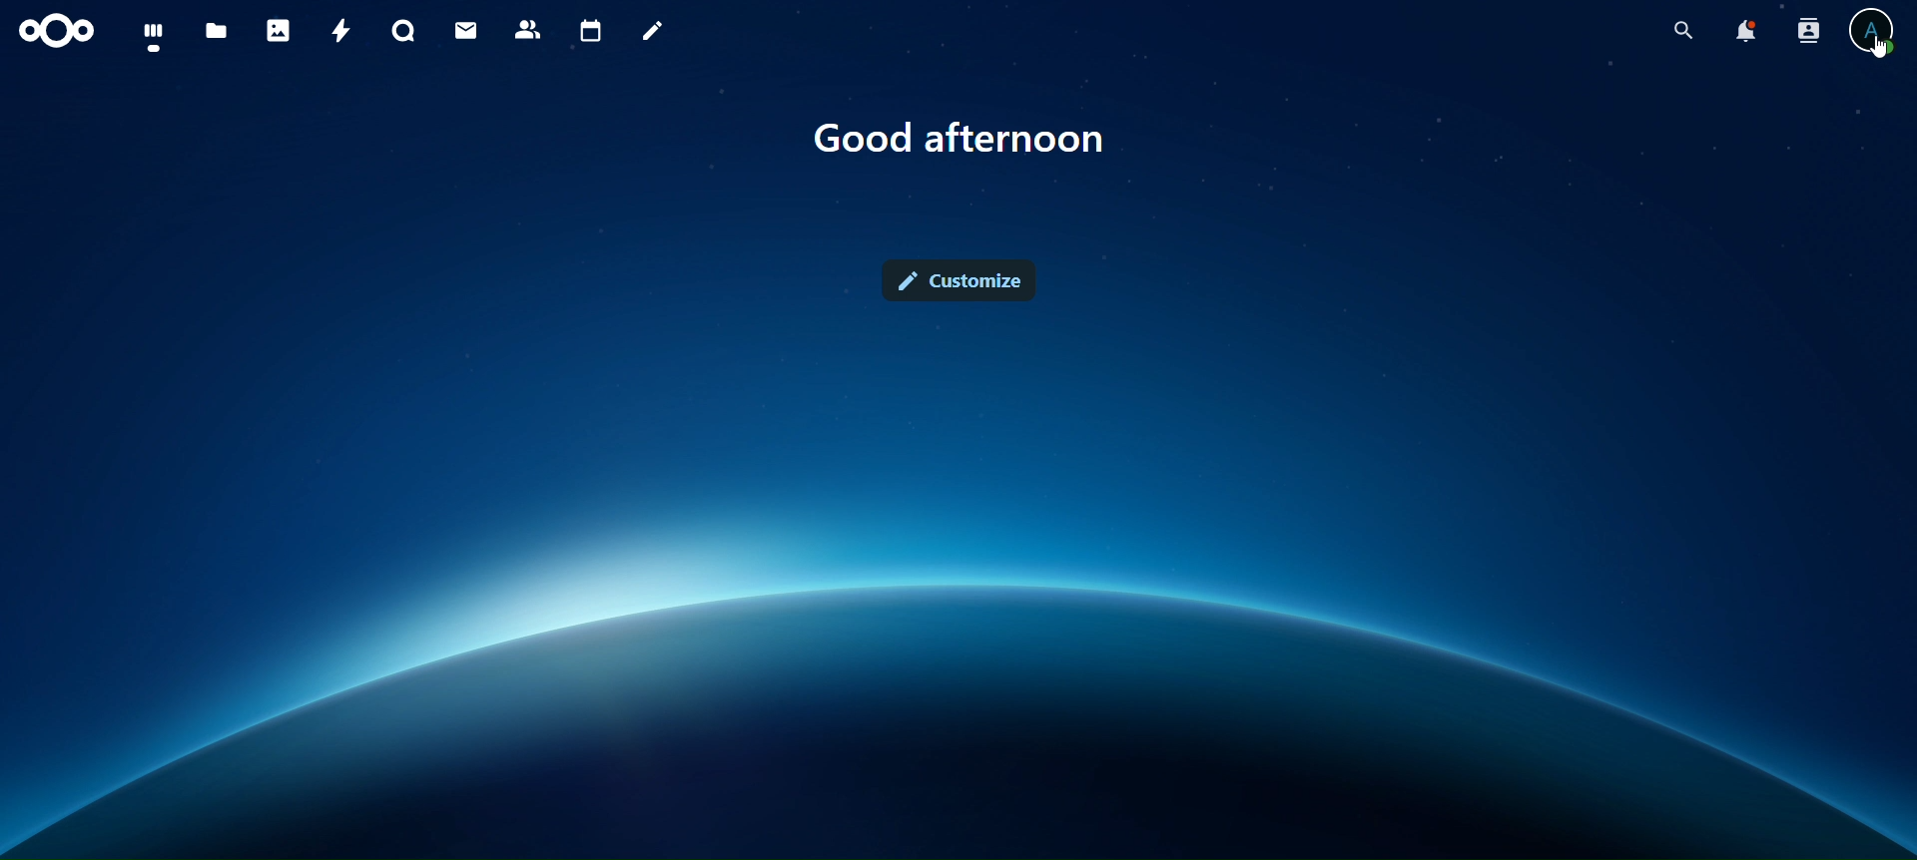  Describe the element at coordinates (962, 281) in the screenshot. I see `customize` at that location.